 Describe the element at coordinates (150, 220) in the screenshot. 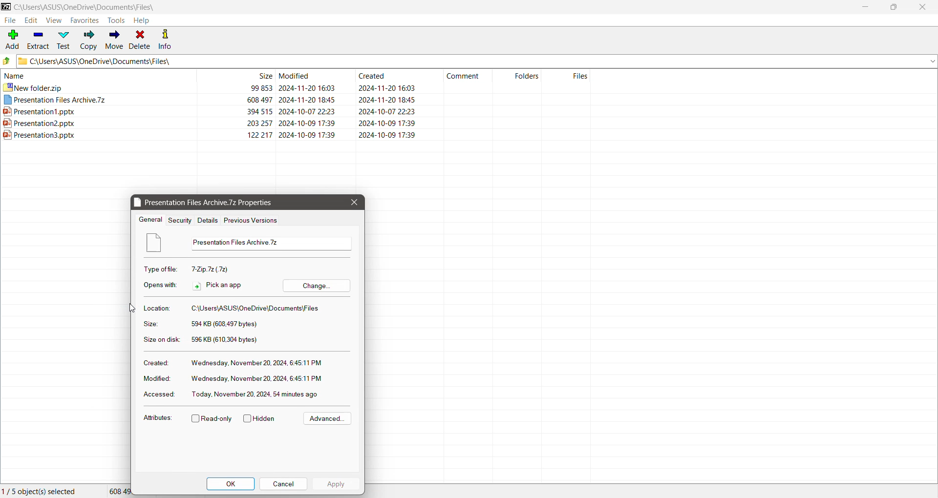

I see `General` at that location.